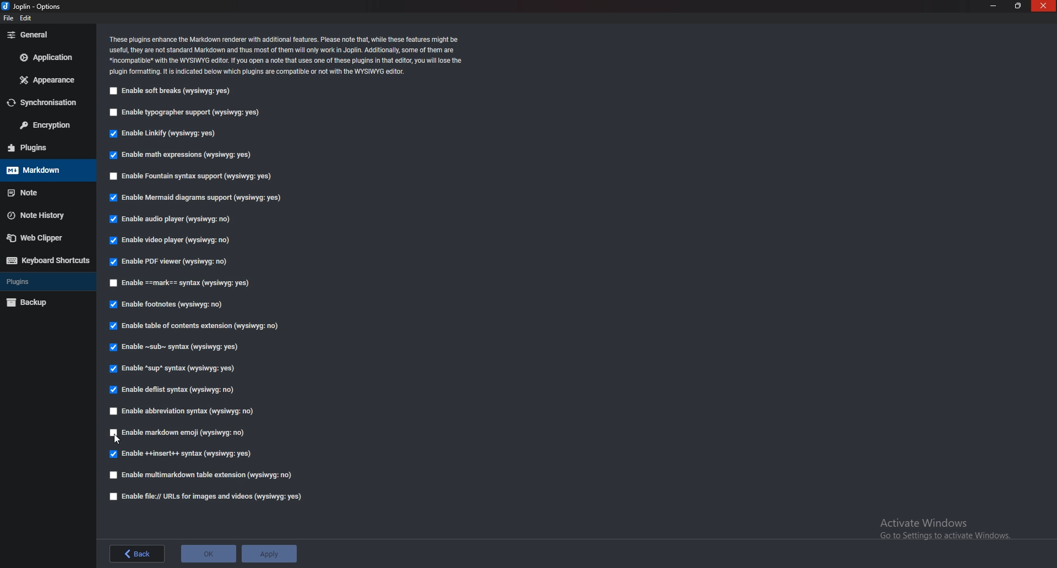  Describe the element at coordinates (205, 474) in the screenshot. I see `Enable multi markdown table extension` at that location.